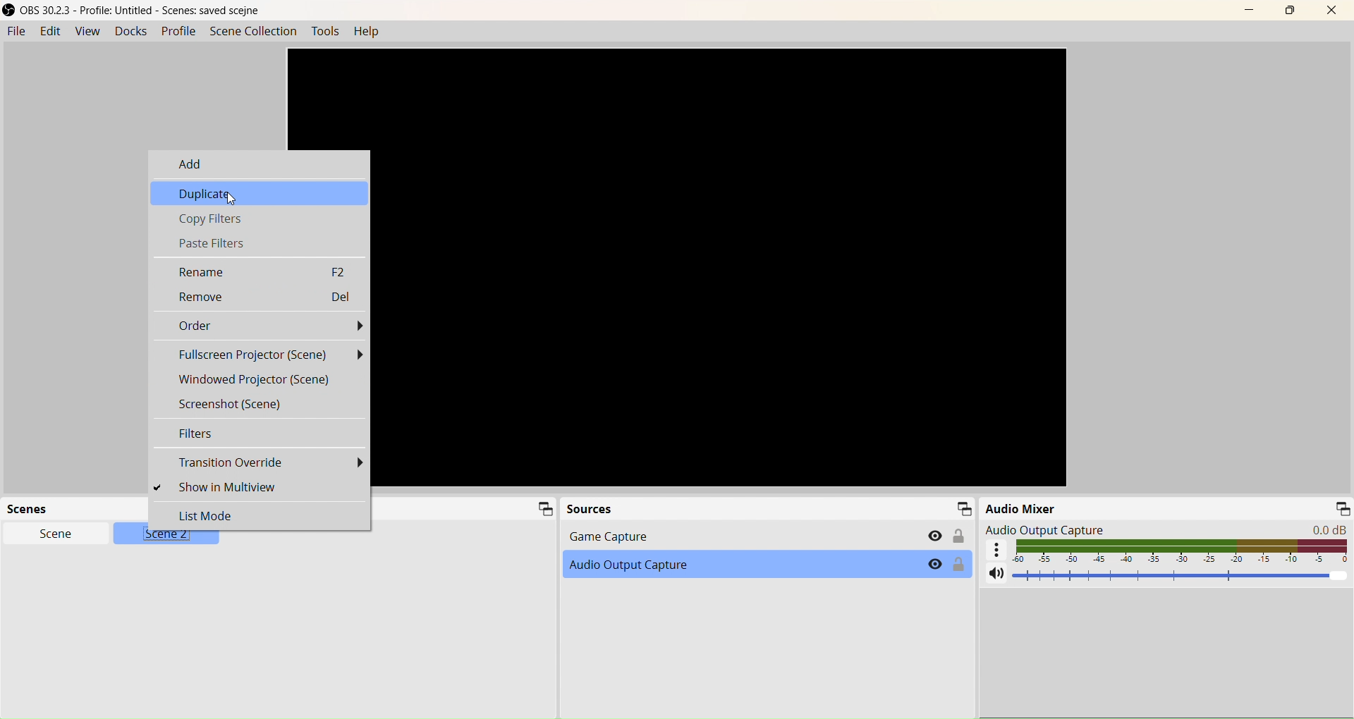 The image size is (1354, 719). Describe the element at coordinates (166, 536) in the screenshot. I see `Scene 2` at that location.